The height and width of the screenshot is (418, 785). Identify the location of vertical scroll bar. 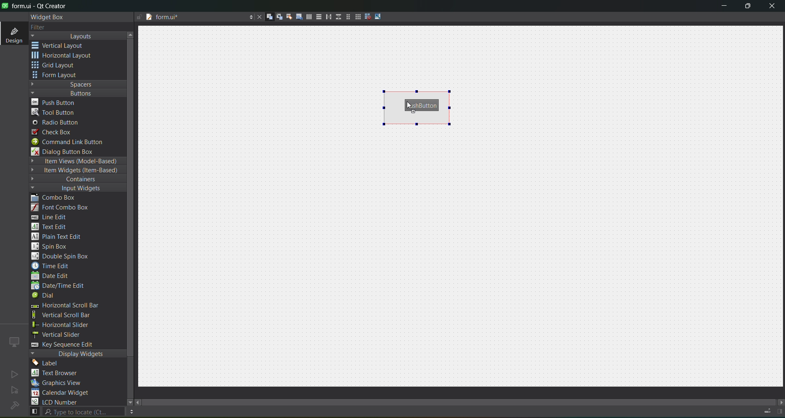
(70, 315).